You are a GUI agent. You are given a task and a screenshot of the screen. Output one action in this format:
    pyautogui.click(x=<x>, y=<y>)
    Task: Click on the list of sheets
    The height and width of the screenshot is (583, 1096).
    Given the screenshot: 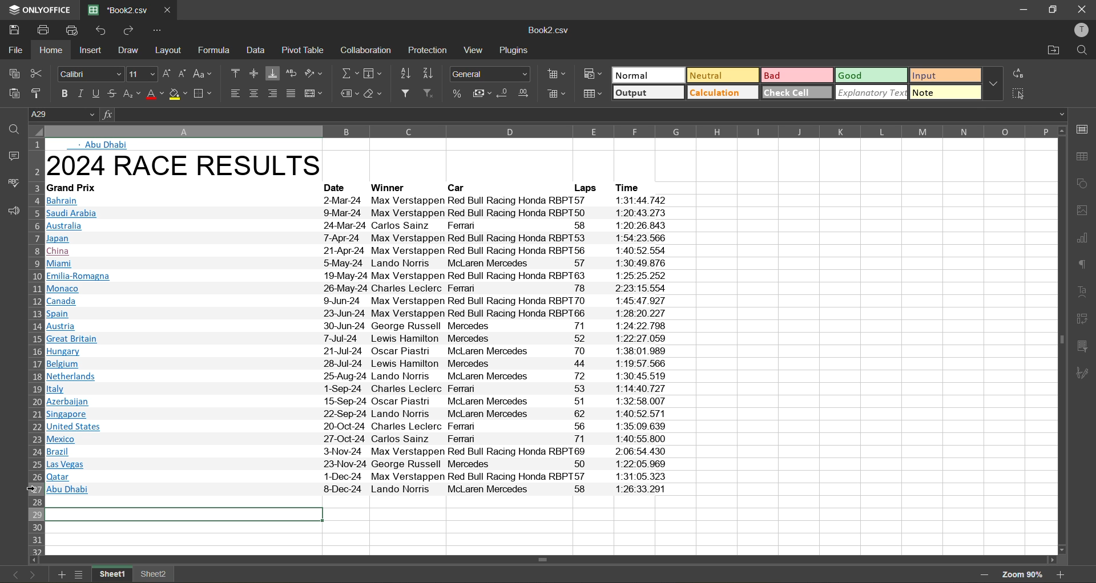 What is the action you would take?
    pyautogui.click(x=80, y=574)
    